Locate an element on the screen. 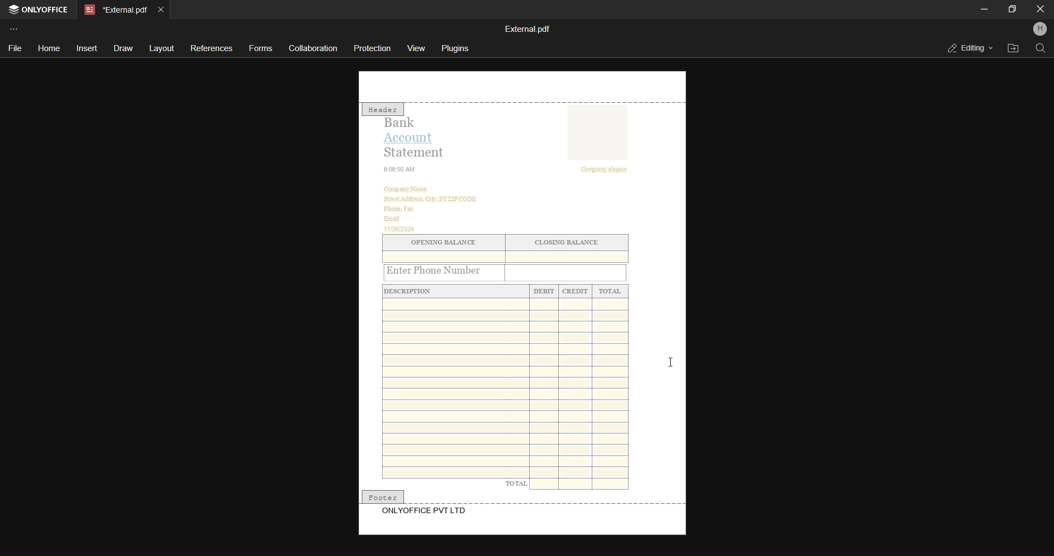 This screenshot has width=1054, height=556. added footer text is located at coordinates (427, 511).